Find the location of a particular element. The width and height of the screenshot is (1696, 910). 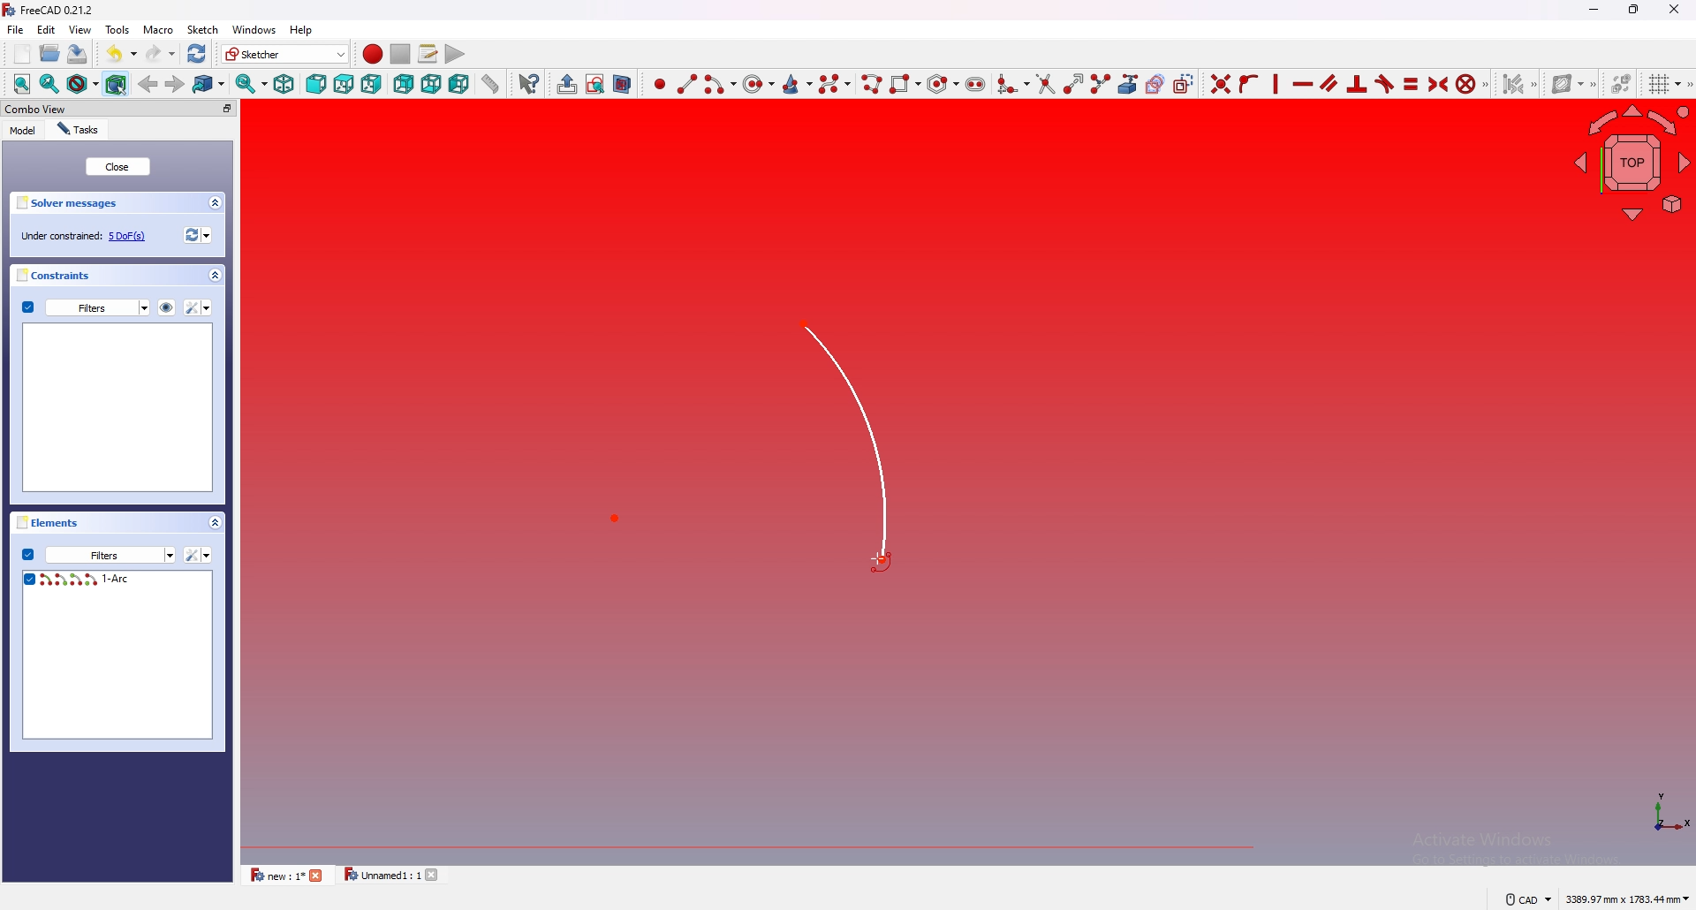

constraint point onto object is located at coordinates (1250, 83).